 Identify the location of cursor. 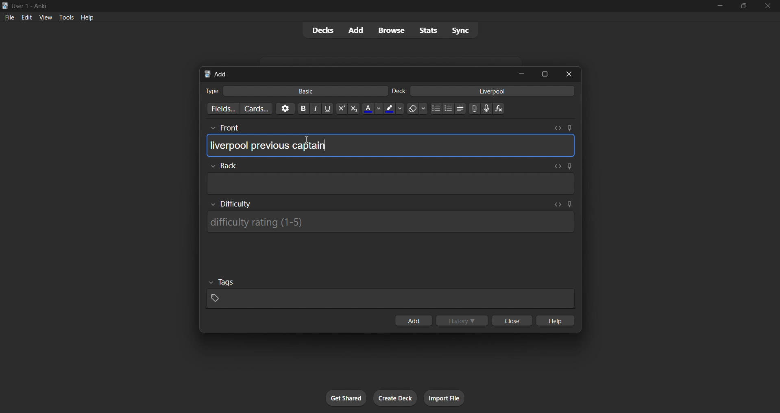
(309, 145).